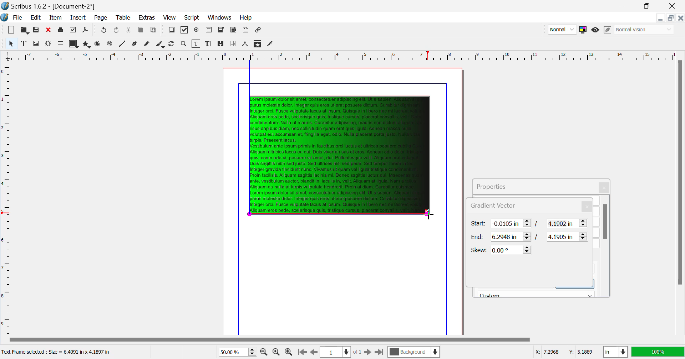 The width and height of the screenshot is (685, 359). What do you see at coordinates (247, 18) in the screenshot?
I see `Help` at bounding box center [247, 18].